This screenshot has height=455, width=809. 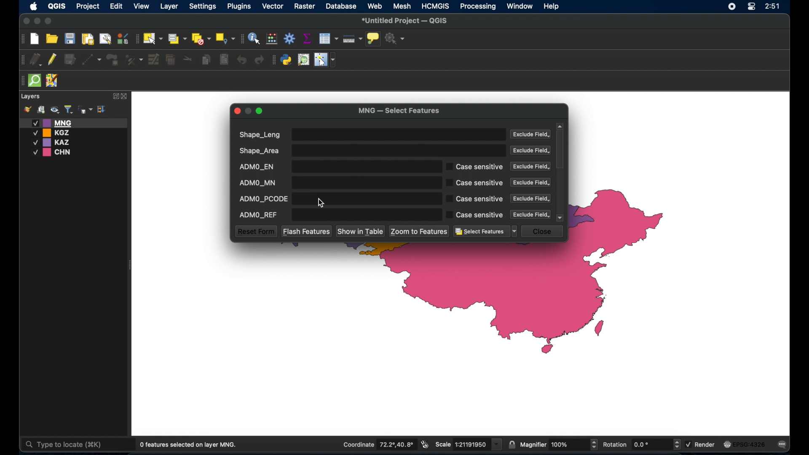 I want to click on collapse all, so click(x=102, y=109).